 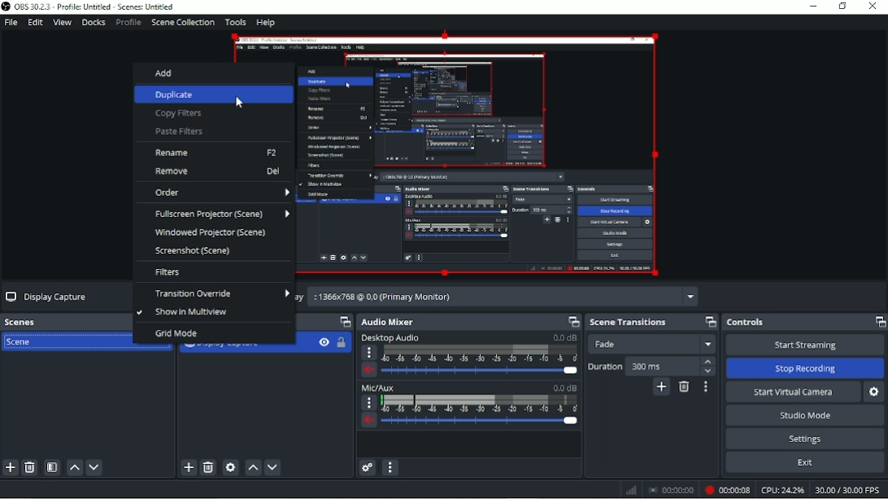 What do you see at coordinates (93, 23) in the screenshot?
I see `Docks` at bounding box center [93, 23].